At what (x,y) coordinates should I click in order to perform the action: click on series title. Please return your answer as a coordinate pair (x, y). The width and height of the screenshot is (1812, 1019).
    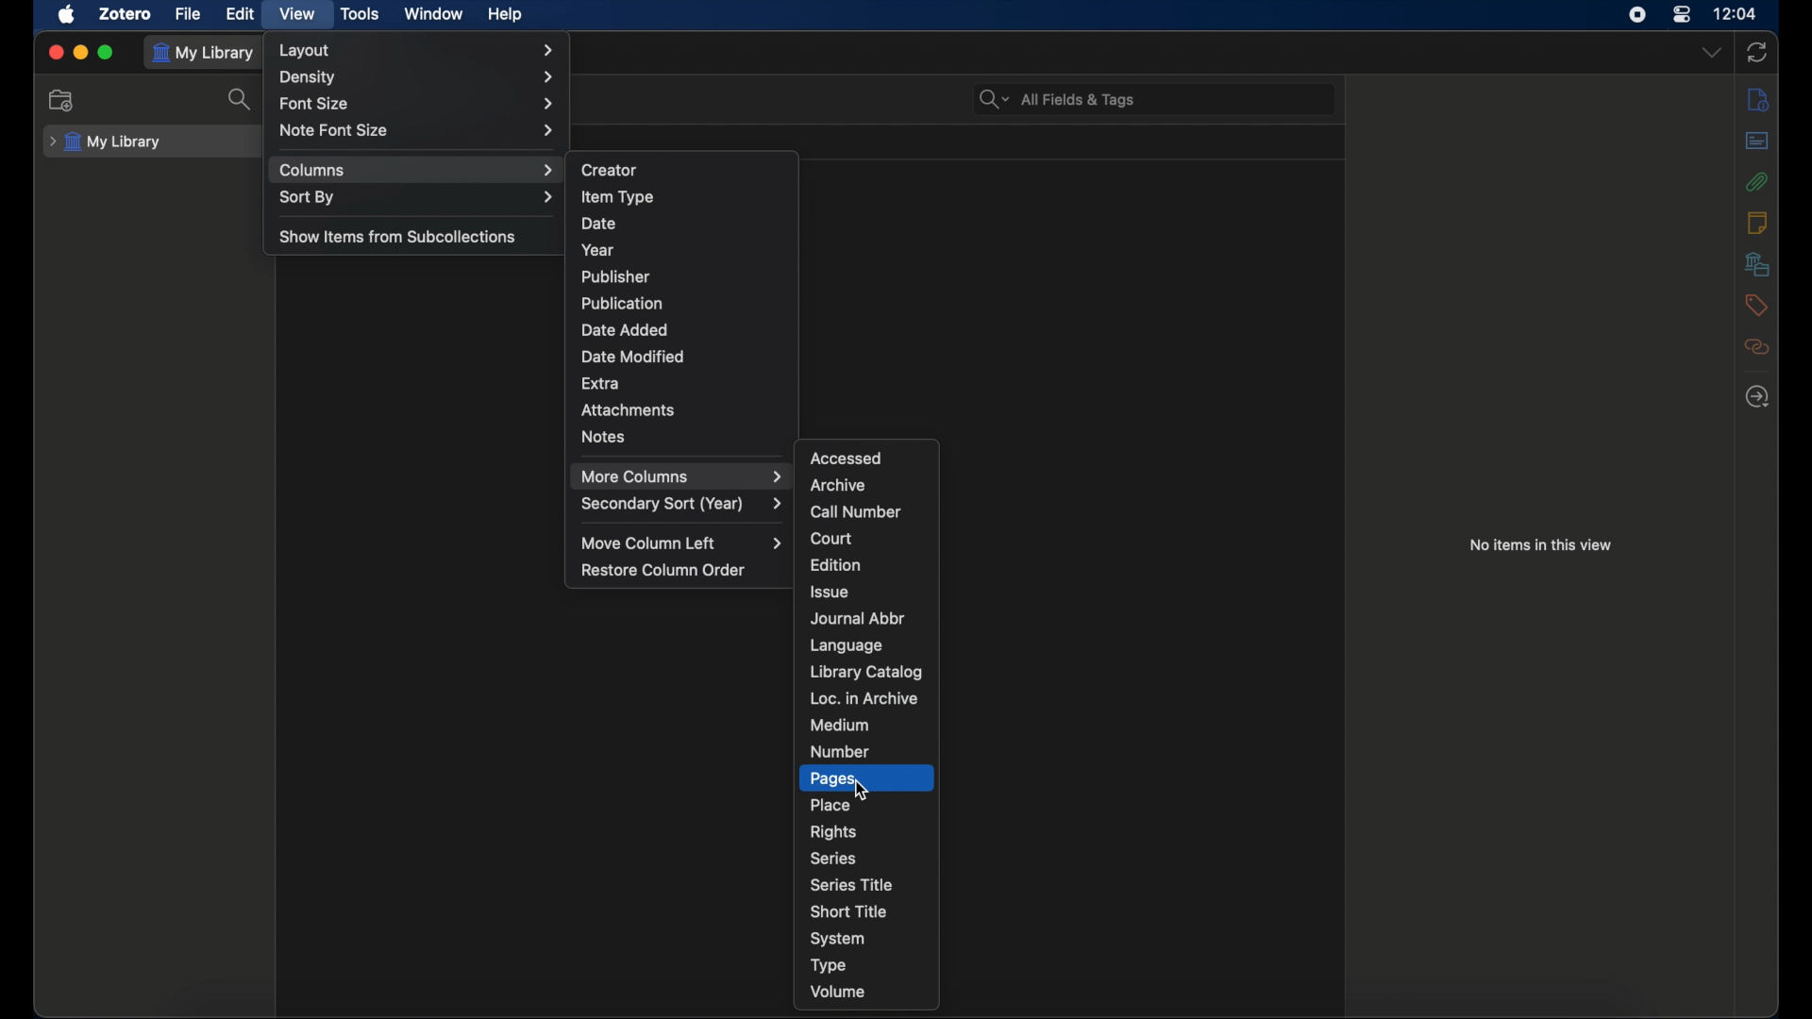
    Looking at the image, I should click on (854, 885).